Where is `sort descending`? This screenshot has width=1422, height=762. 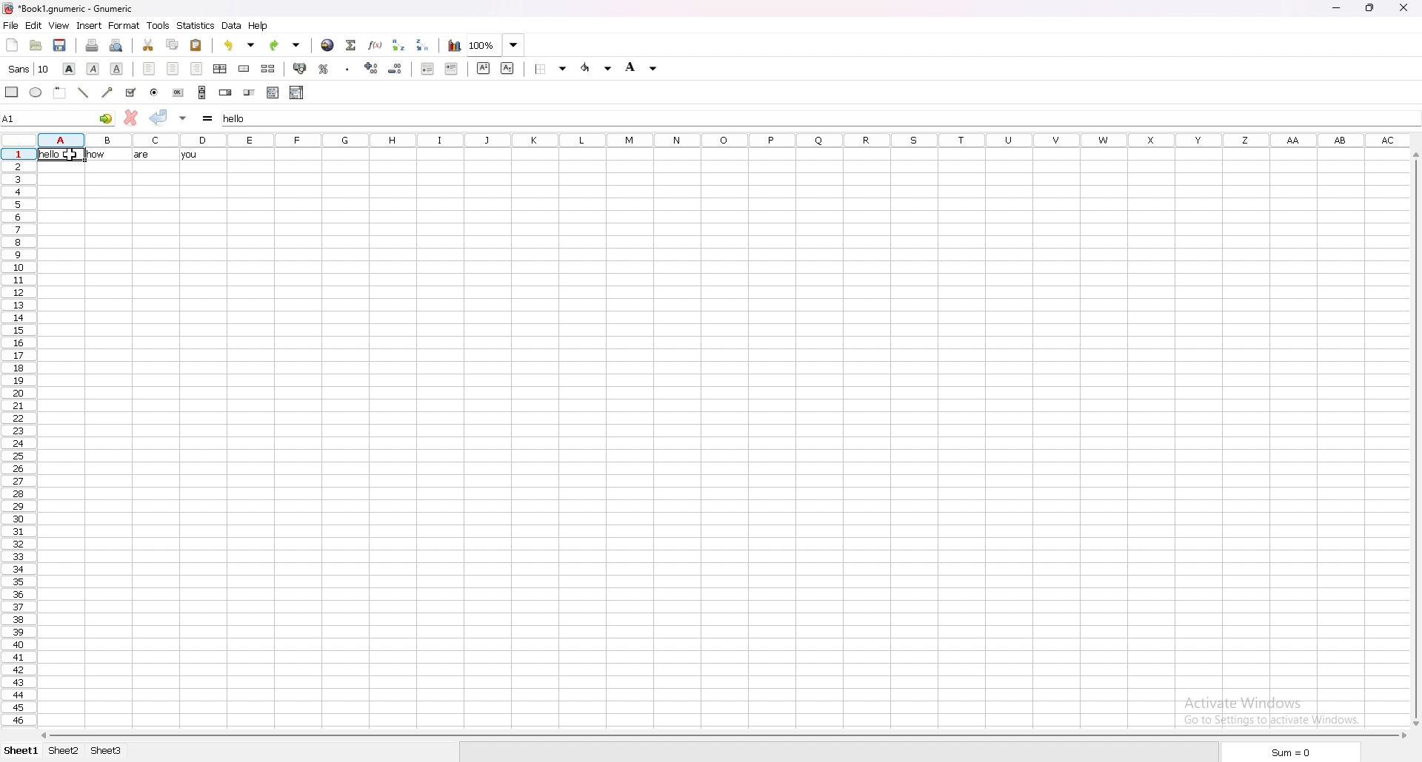
sort descending is located at coordinates (425, 45).